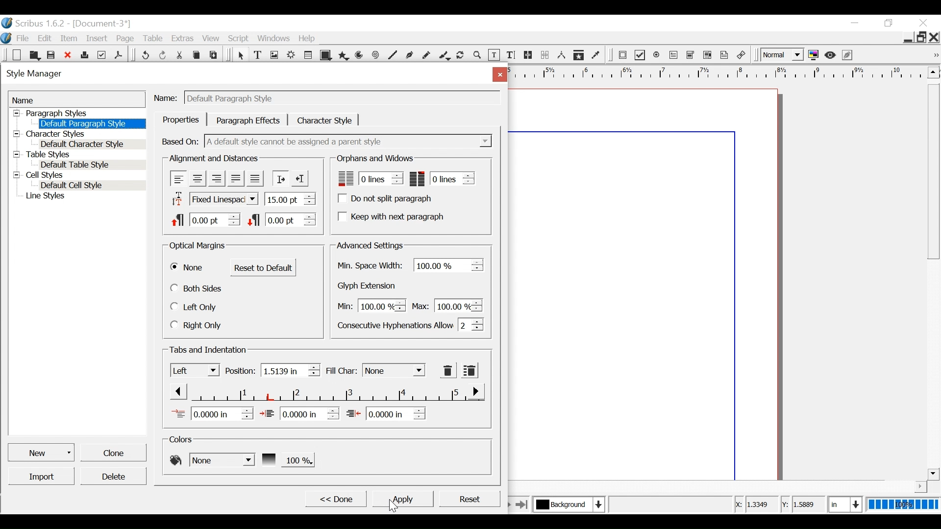 The height and width of the screenshot is (529, 941). I want to click on line spacing, so click(291, 198).